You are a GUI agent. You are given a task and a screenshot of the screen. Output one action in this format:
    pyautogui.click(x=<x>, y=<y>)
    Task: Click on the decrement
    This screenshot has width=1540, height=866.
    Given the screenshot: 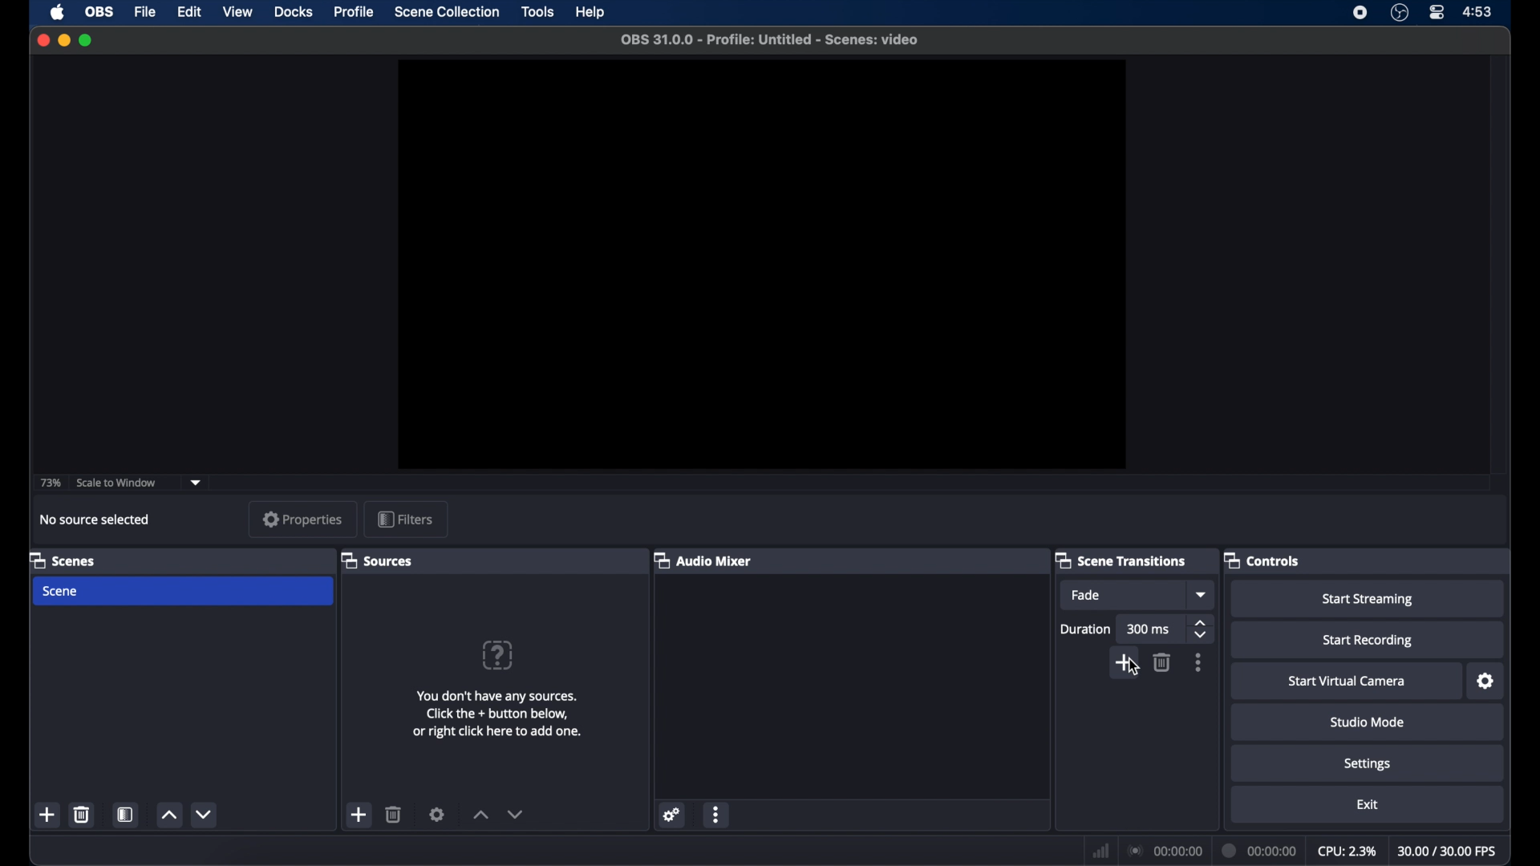 What is the action you would take?
    pyautogui.click(x=515, y=814)
    